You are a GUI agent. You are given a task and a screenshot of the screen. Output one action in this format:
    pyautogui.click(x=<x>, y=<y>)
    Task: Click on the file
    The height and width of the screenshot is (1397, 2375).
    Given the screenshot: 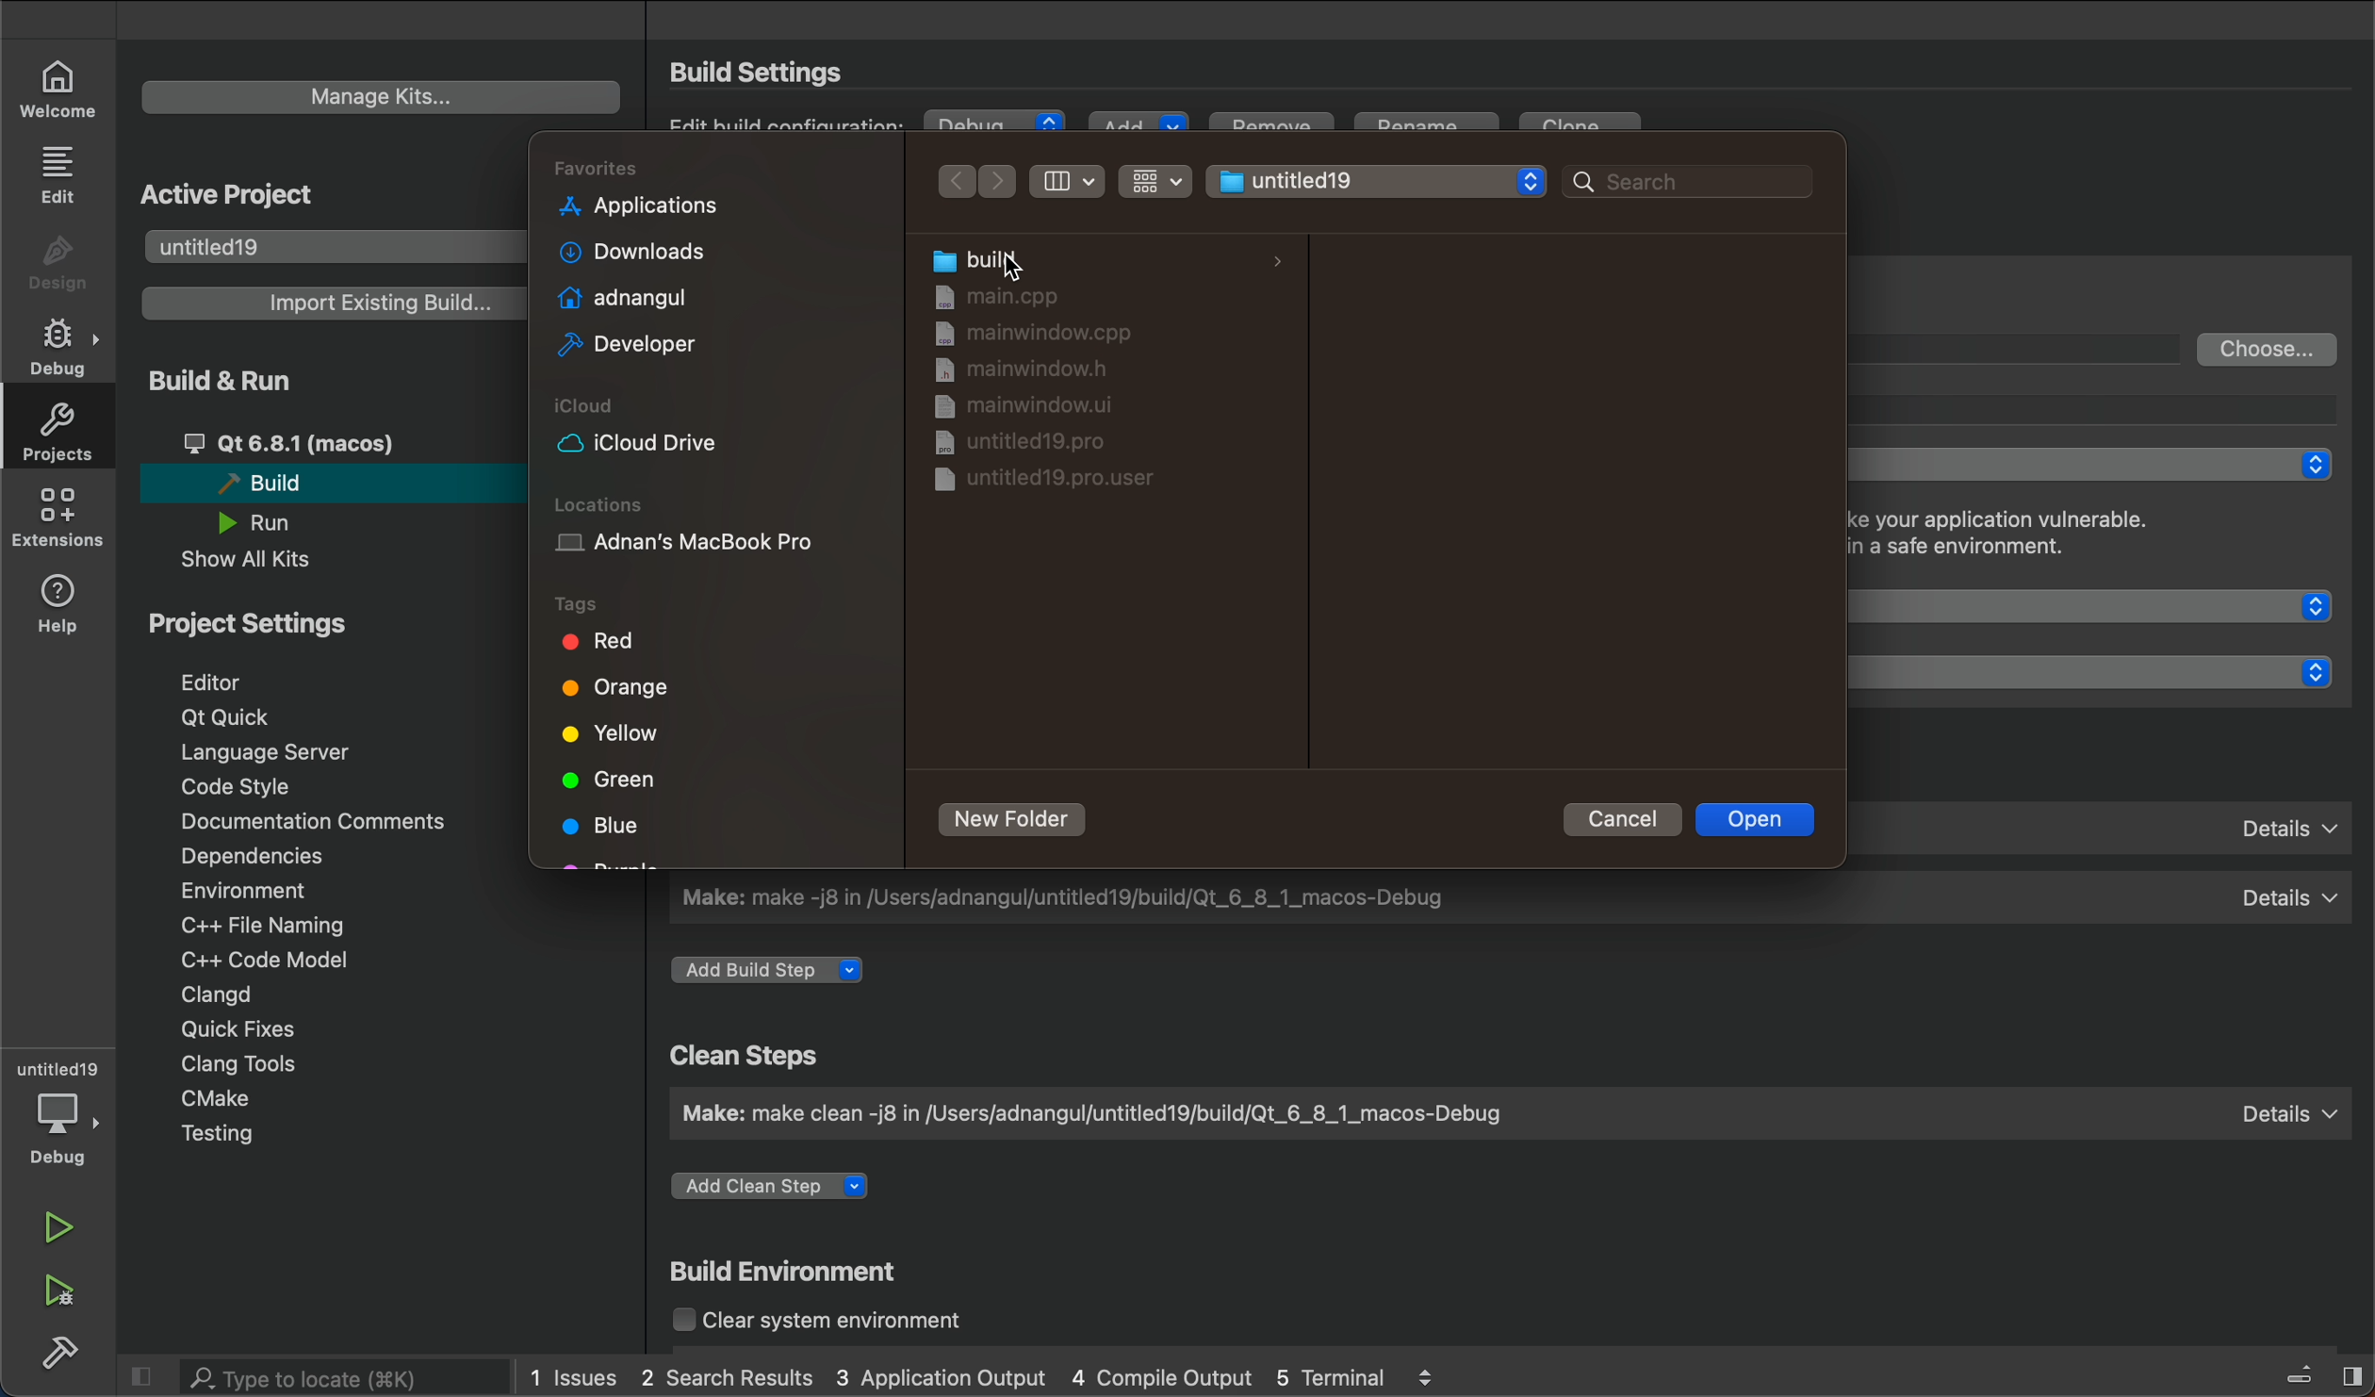 What is the action you would take?
    pyautogui.click(x=1036, y=486)
    